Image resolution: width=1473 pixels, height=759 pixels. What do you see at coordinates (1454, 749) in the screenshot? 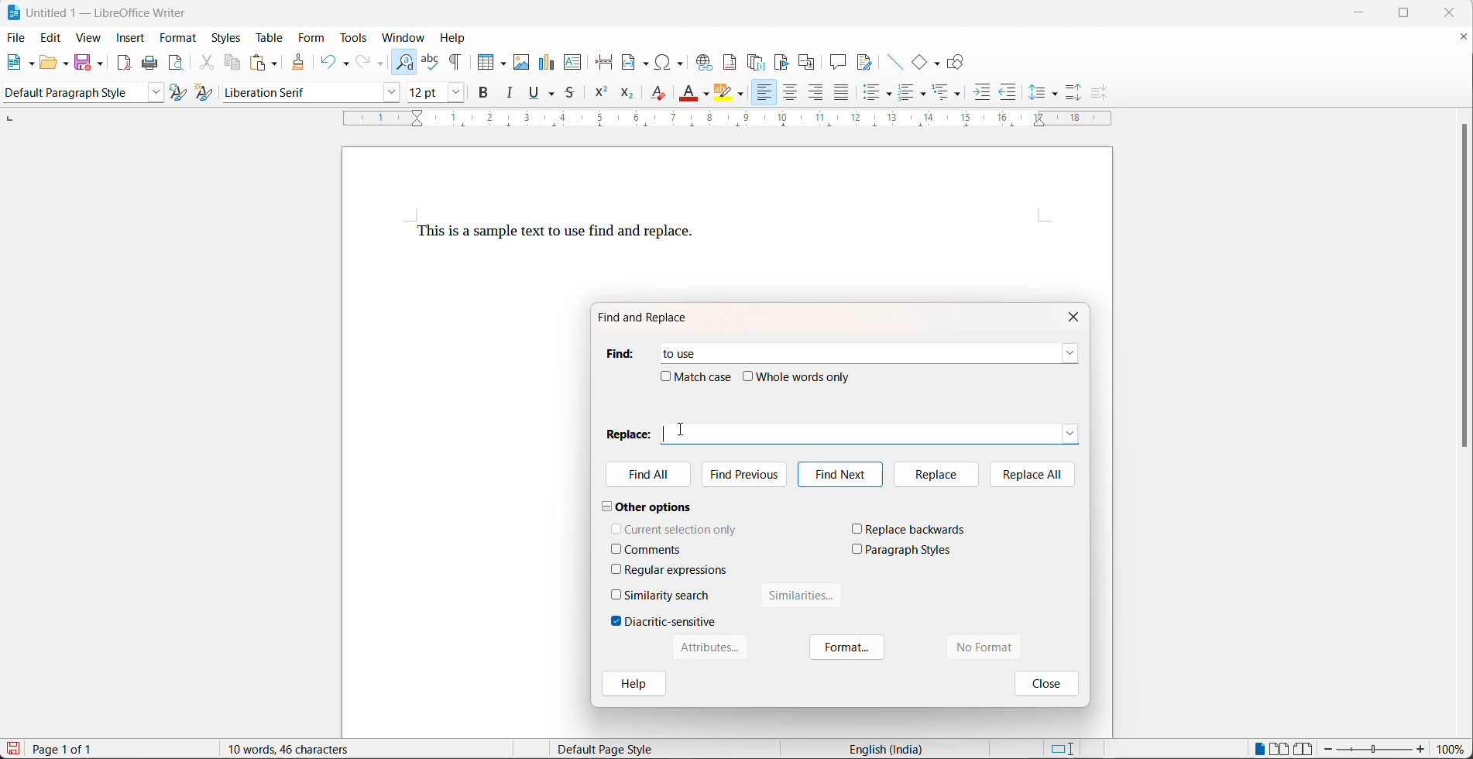
I see `zoom percentage` at bounding box center [1454, 749].